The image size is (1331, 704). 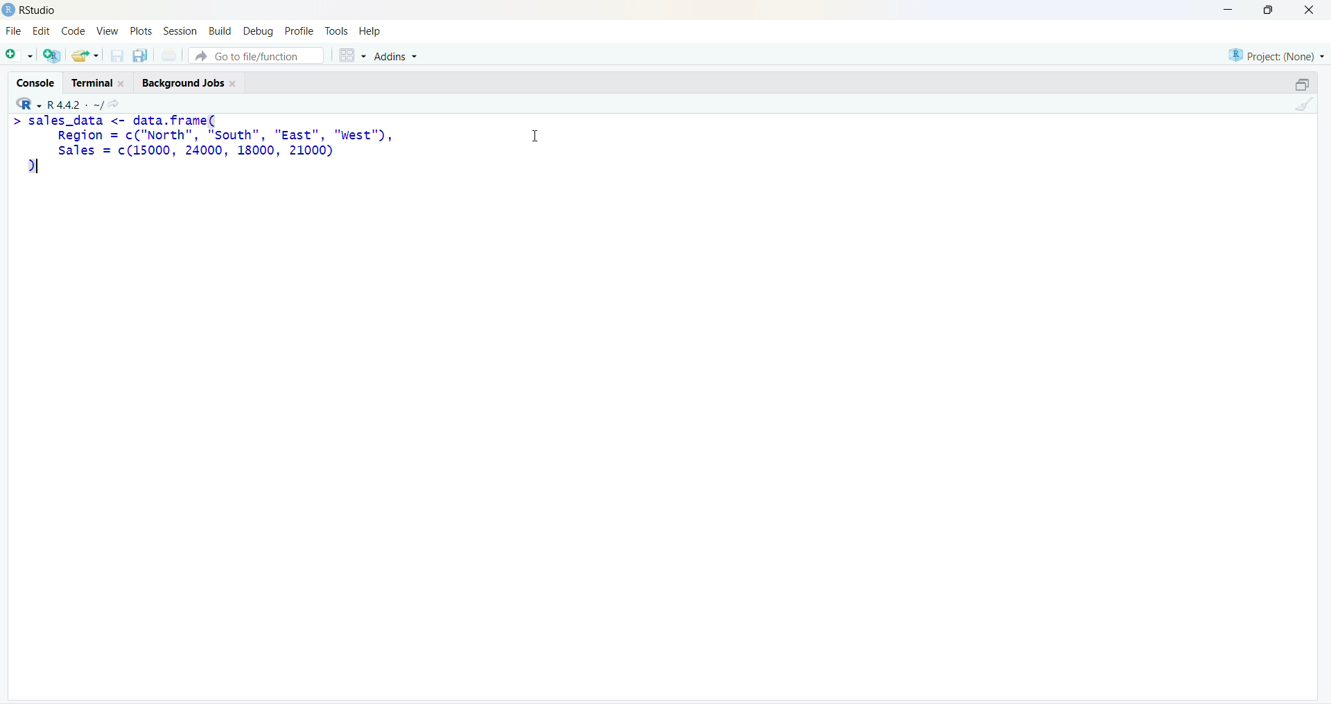 What do you see at coordinates (14, 32) in the screenshot?
I see `File` at bounding box center [14, 32].